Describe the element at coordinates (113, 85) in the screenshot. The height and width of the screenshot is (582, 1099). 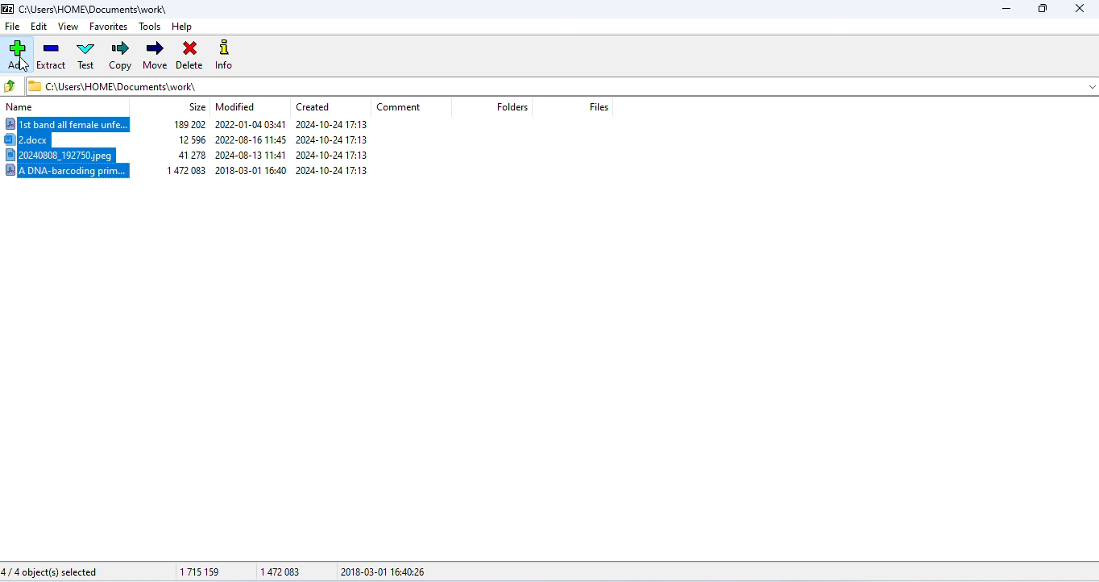
I see `CAUsers\HOME\Documents\work\` at that location.